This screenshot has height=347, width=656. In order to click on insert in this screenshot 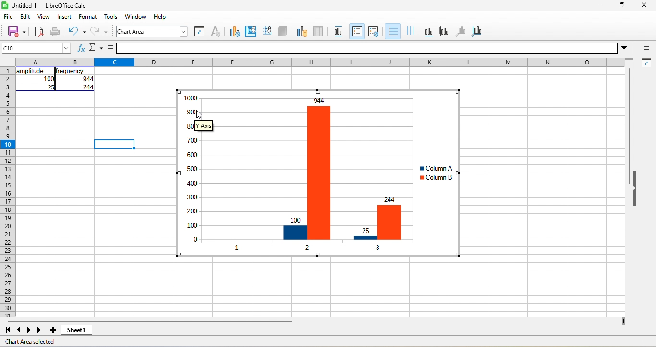, I will do `click(64, 17)`.